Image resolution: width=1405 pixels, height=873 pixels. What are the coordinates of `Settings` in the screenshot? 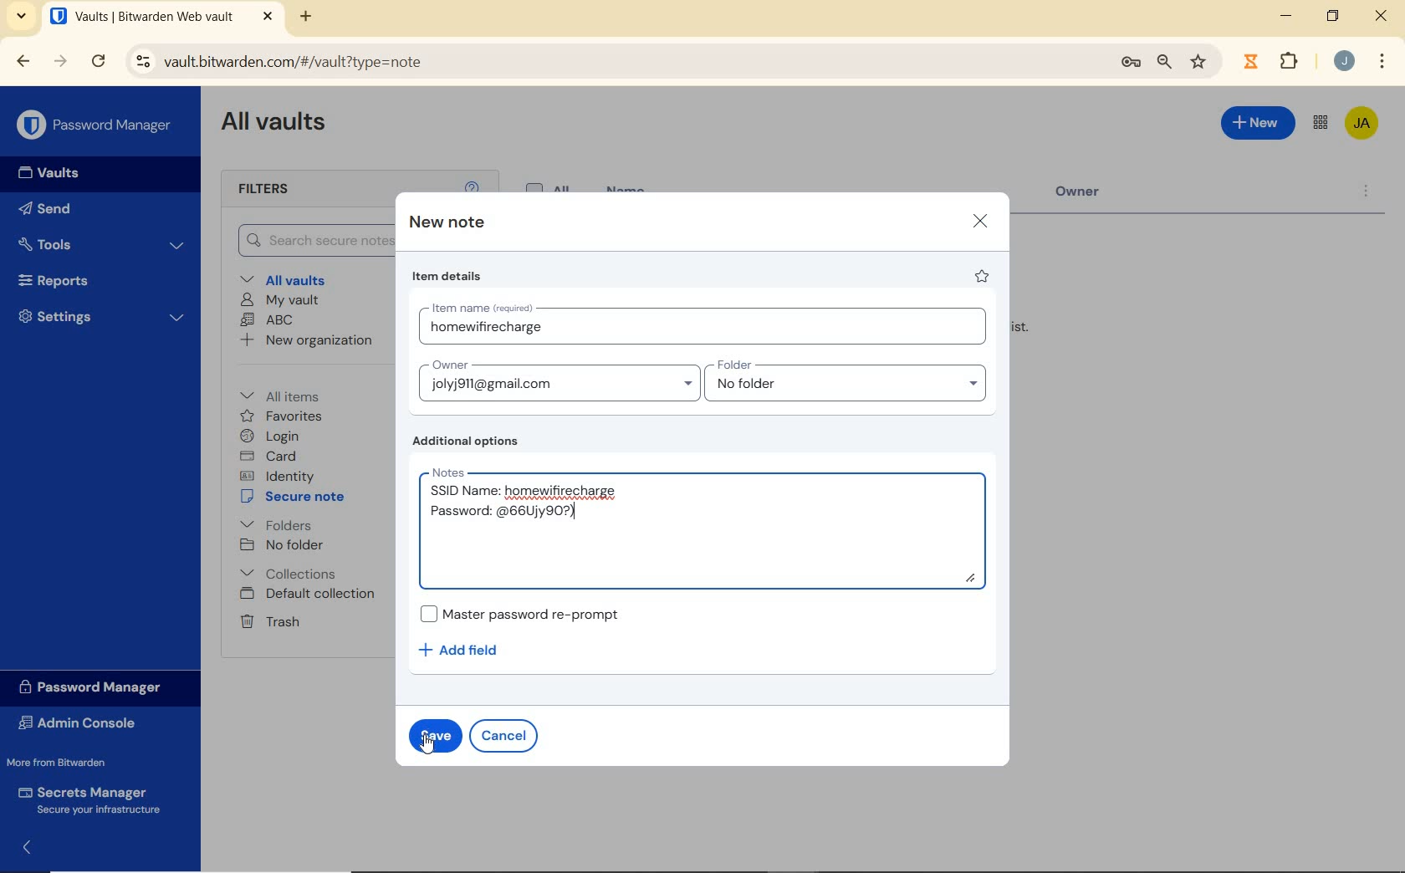 It's located at (100, 316).